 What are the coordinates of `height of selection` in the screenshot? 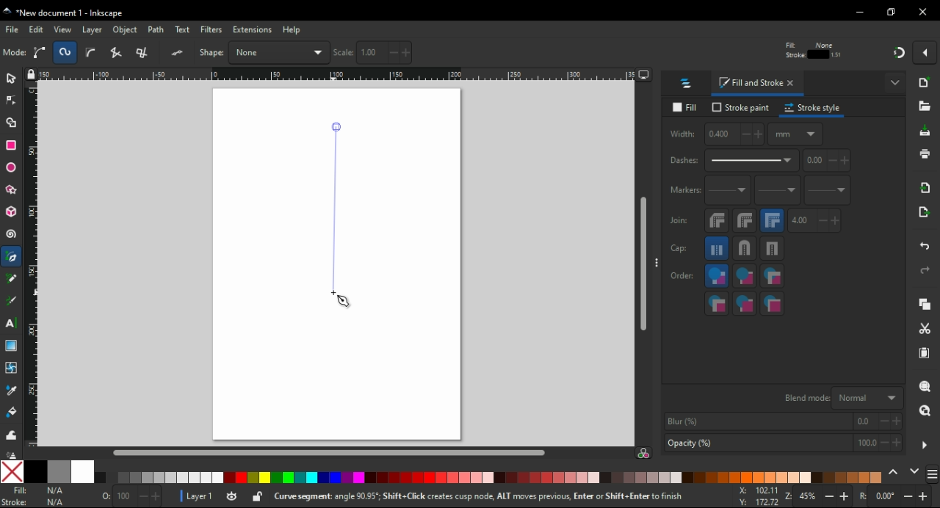 It's located at (676, 52).